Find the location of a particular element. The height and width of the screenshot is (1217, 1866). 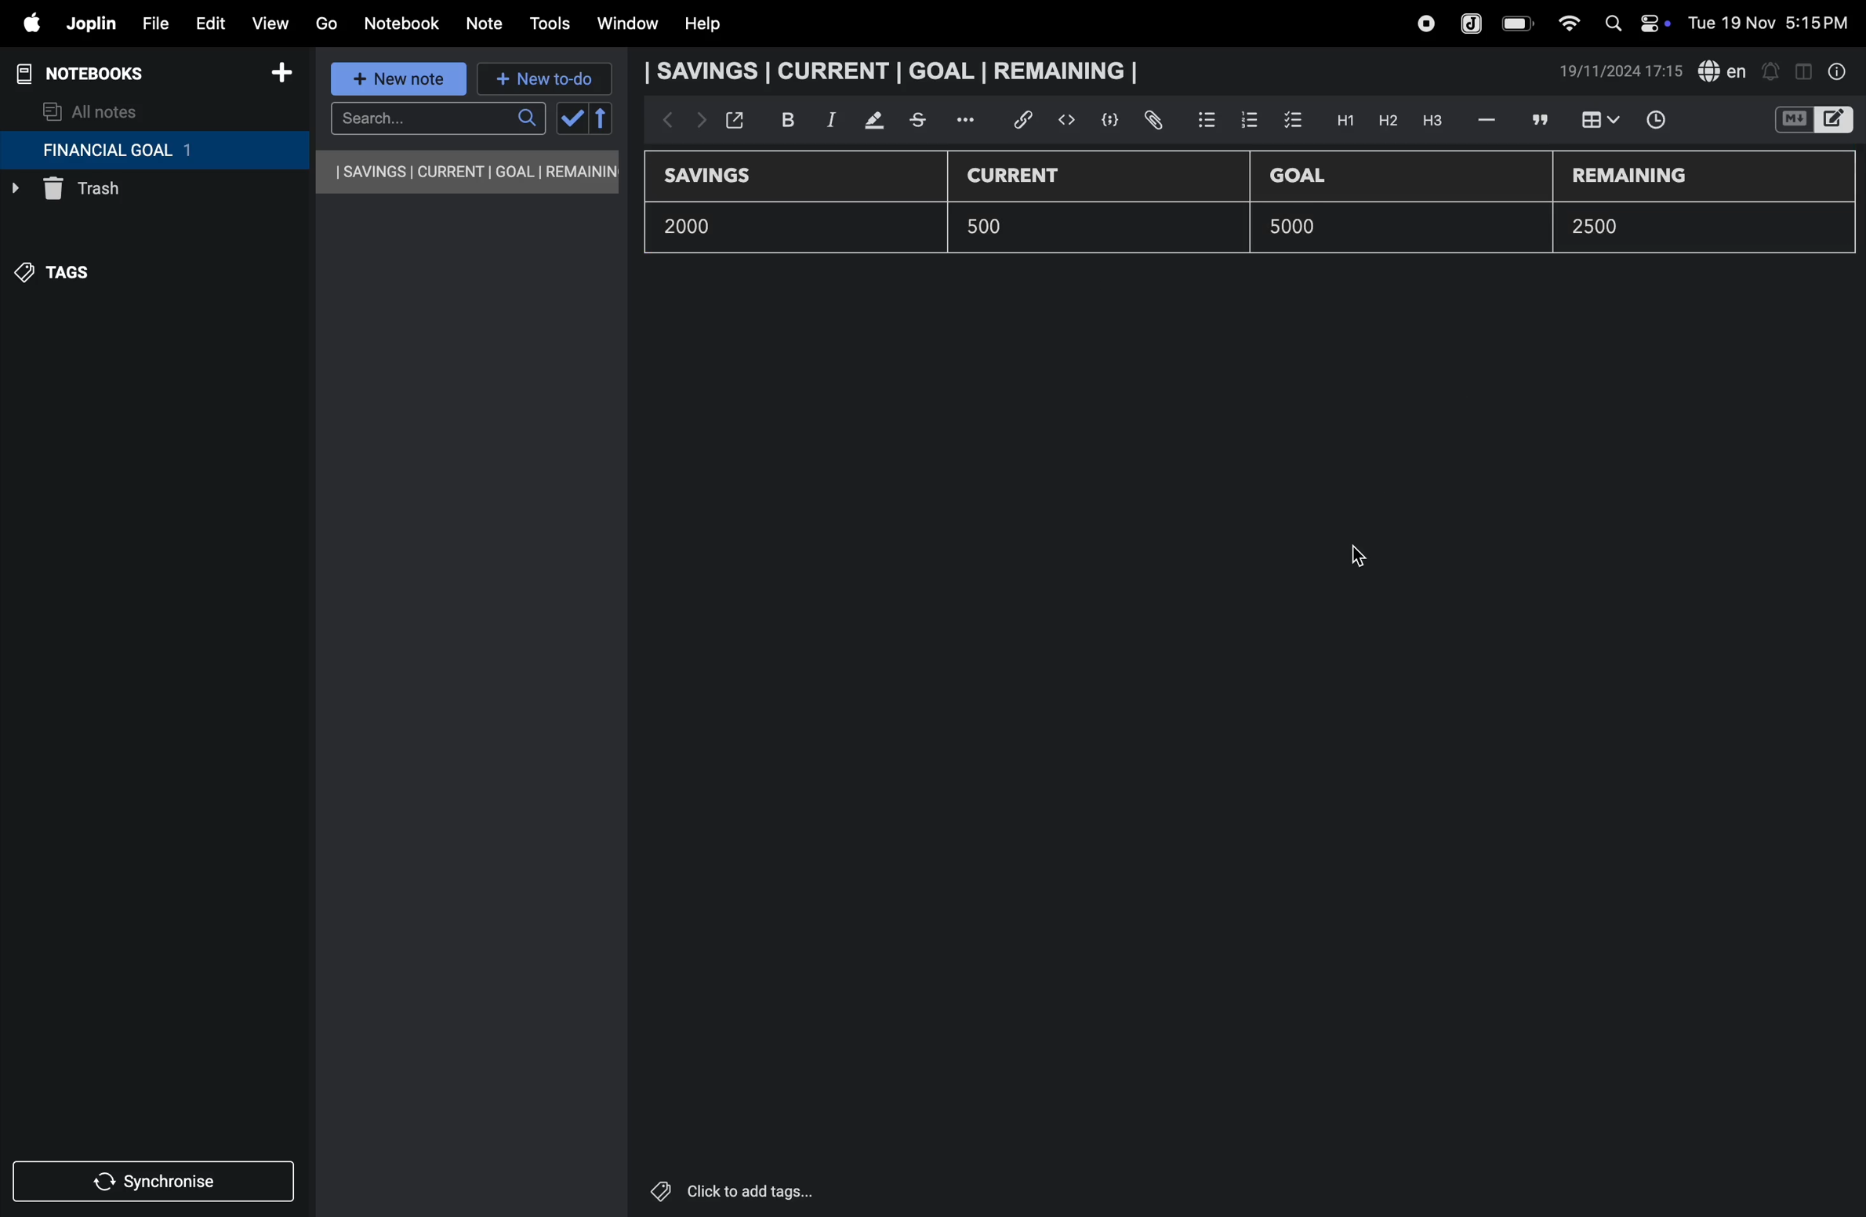

file is located at coordinates (150, 21).